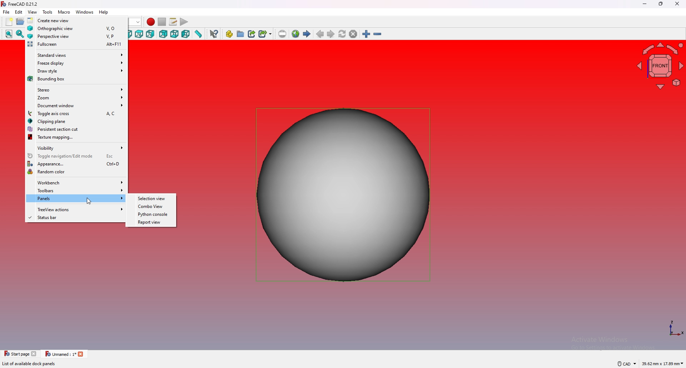 Image resolution: width=686 pixels, height=368 pixels. I want to click on start page, so click(307, 34).